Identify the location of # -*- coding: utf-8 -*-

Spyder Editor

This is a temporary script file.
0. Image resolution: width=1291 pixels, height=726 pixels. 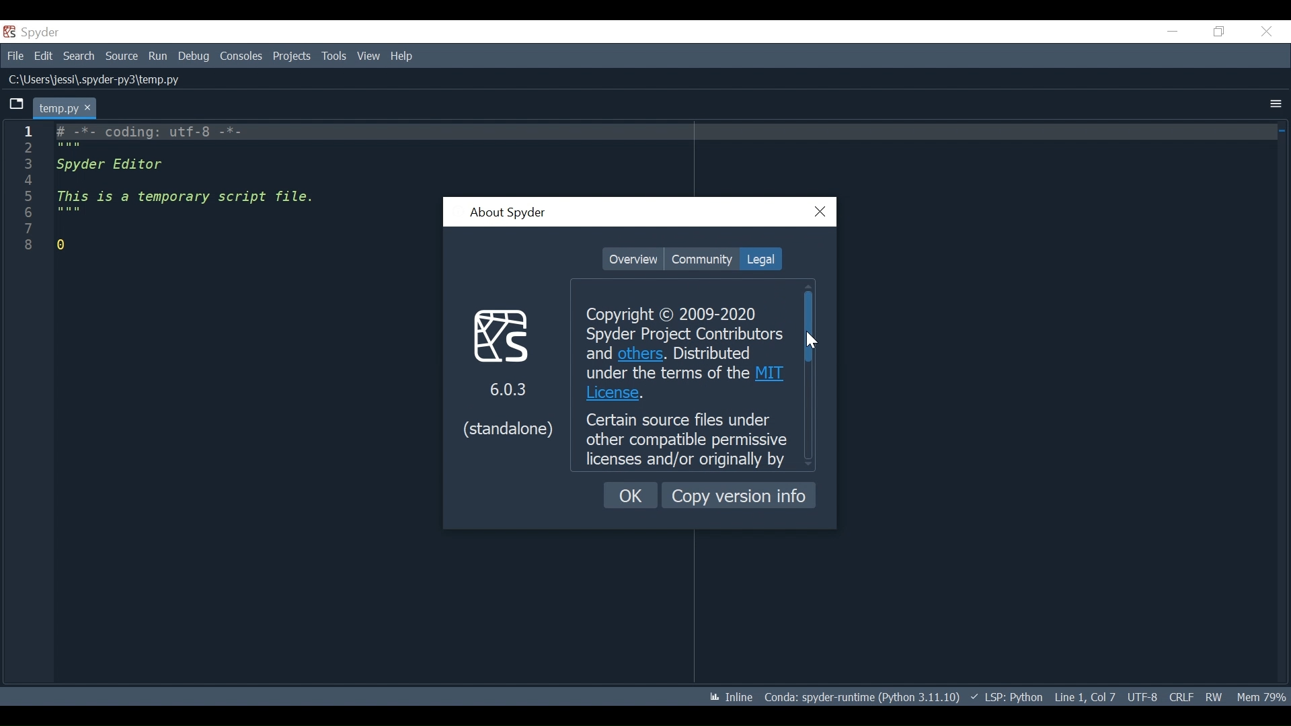
(189, 188).